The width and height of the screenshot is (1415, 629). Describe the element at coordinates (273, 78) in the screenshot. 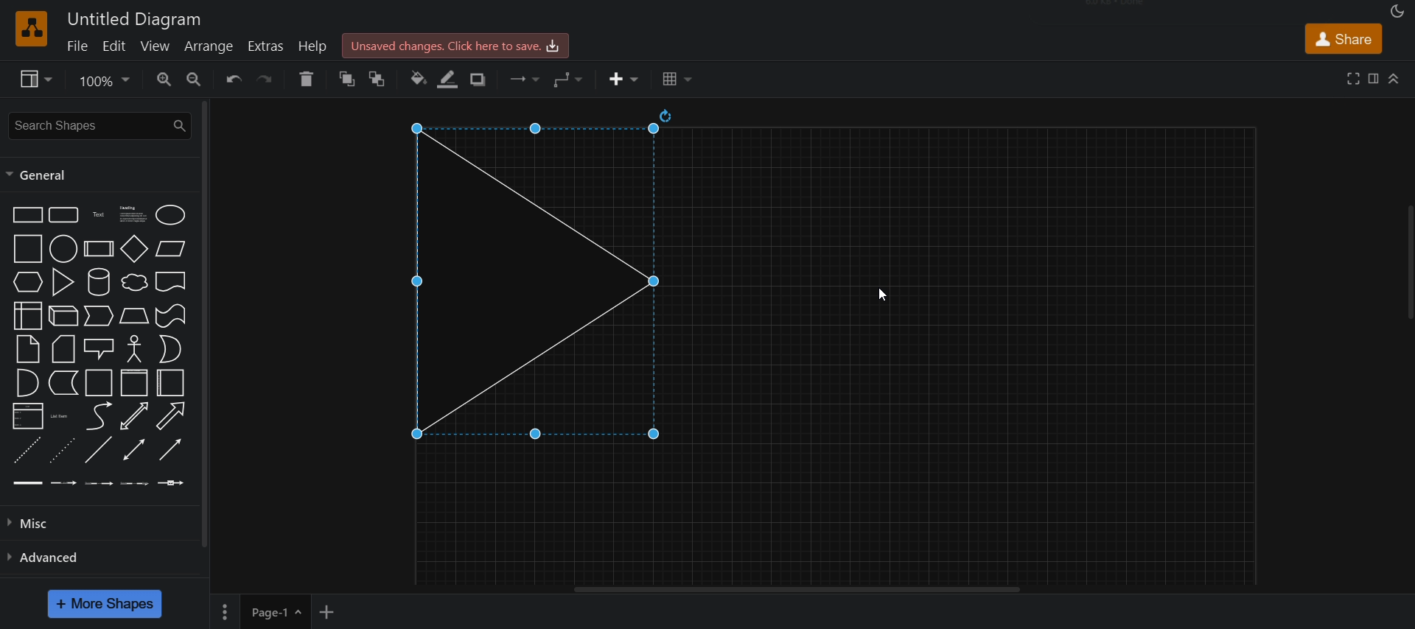

I see `redo` at that location.